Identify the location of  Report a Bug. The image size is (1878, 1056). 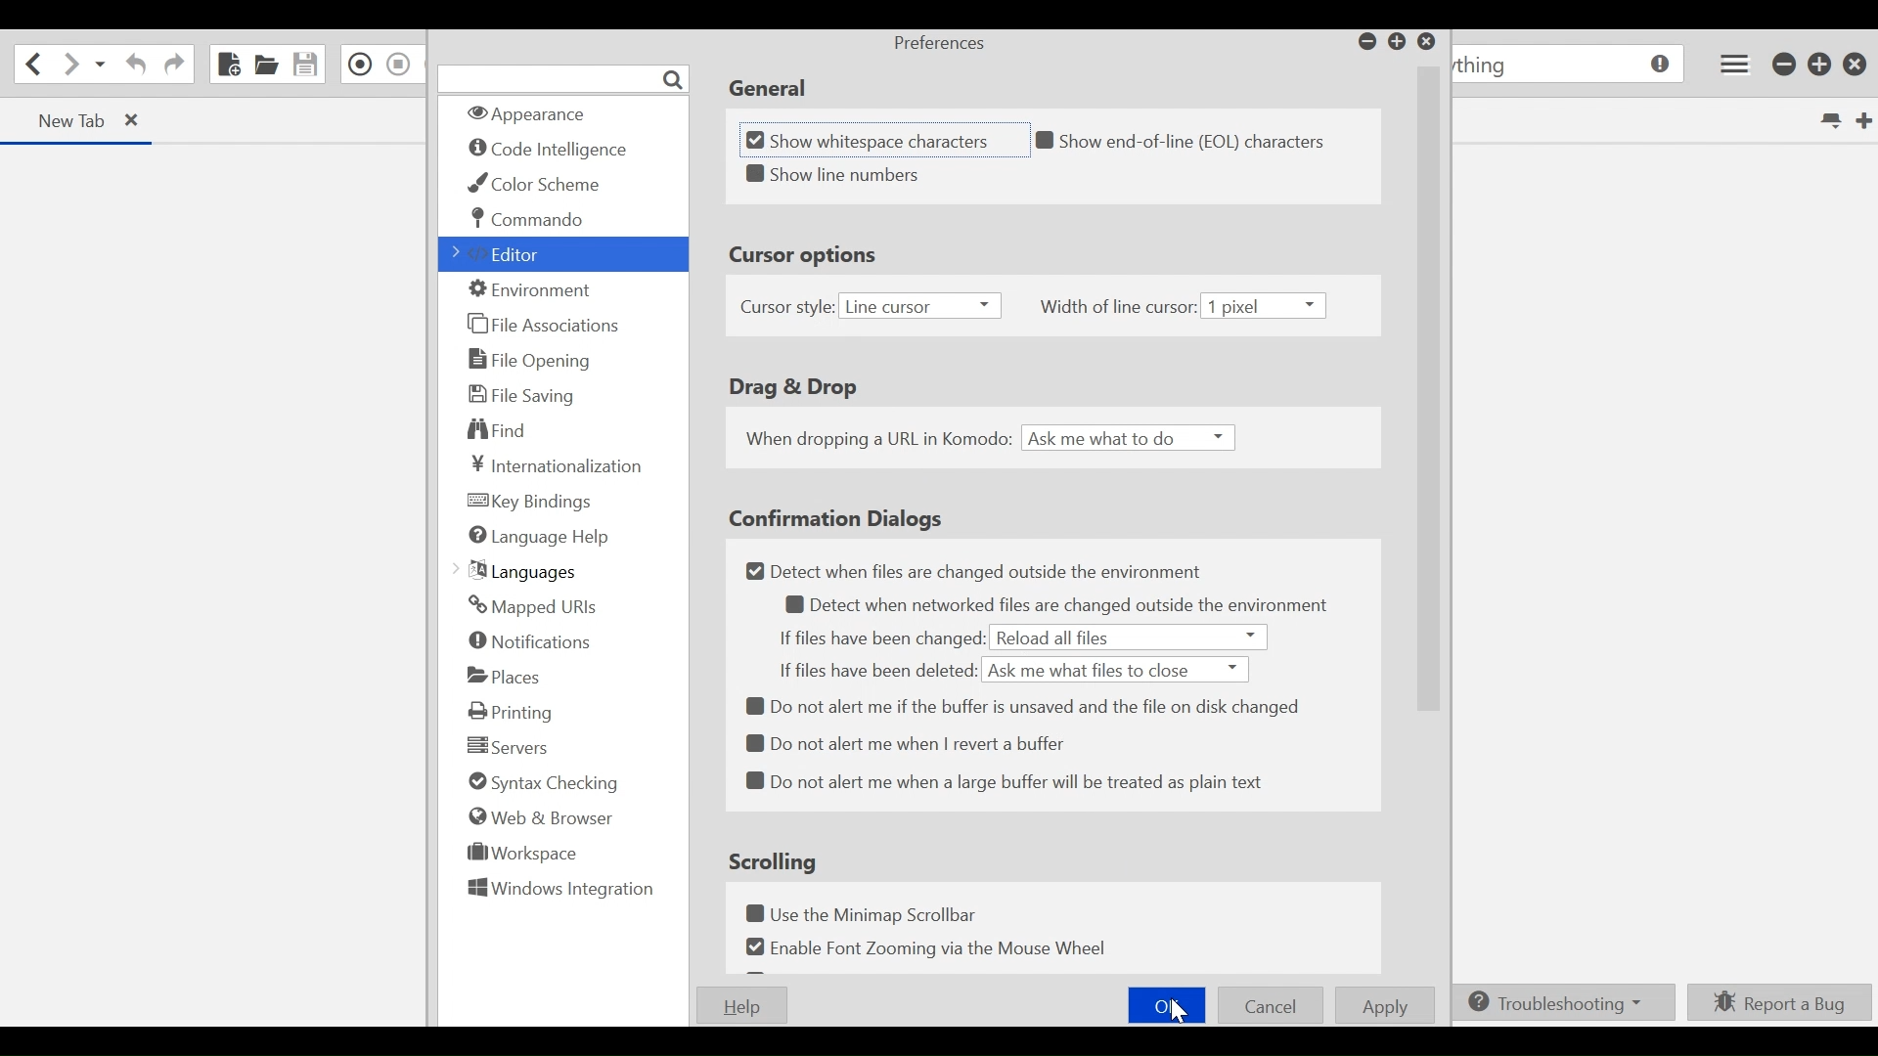
(1778, 1003).